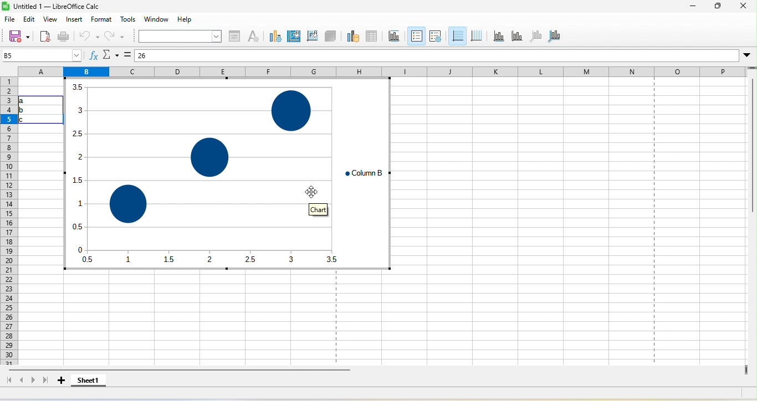 The image size is (757, 401). Describe the element at coordinates (89, 37) in the screenshot. I see `undo` at that location.